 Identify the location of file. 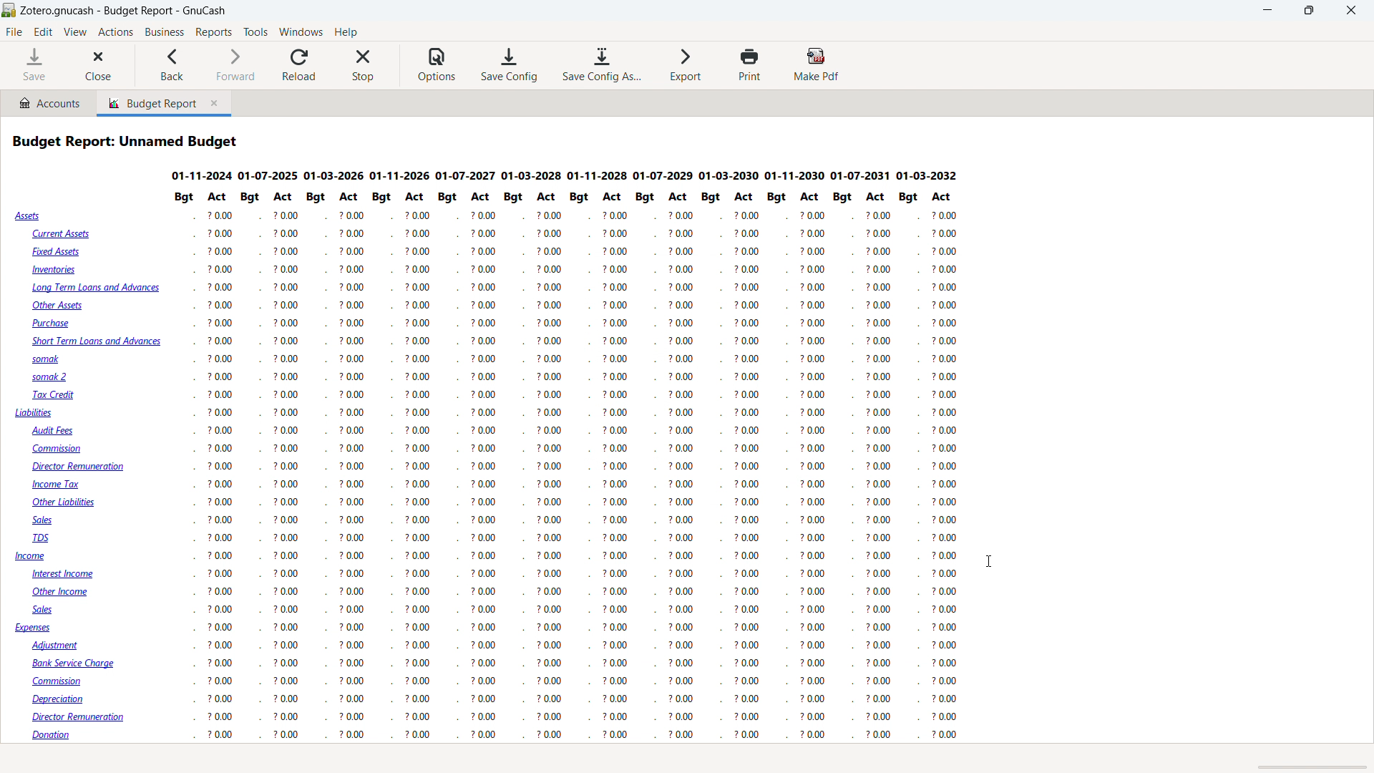
(14, 32).